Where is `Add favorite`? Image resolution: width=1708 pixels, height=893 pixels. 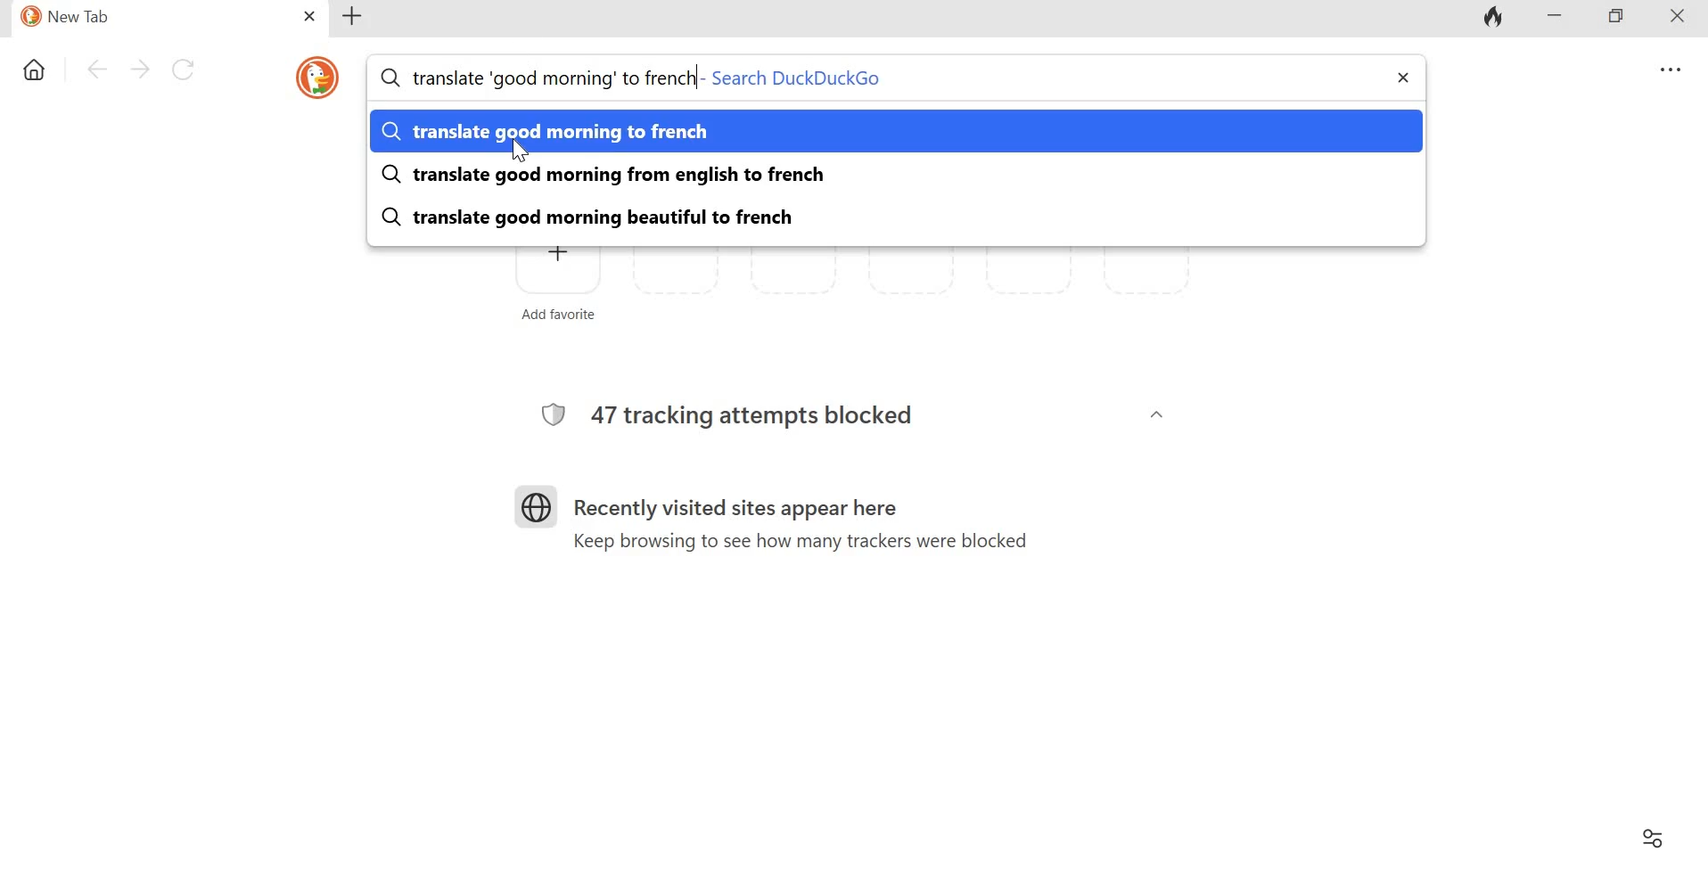
Add favorite is located at coordinates (553, 291).